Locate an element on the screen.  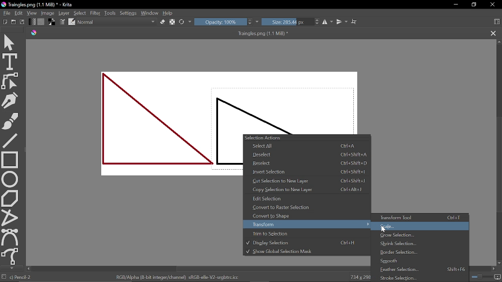
Copy selection to new layer is located at coordinates (308, 190).